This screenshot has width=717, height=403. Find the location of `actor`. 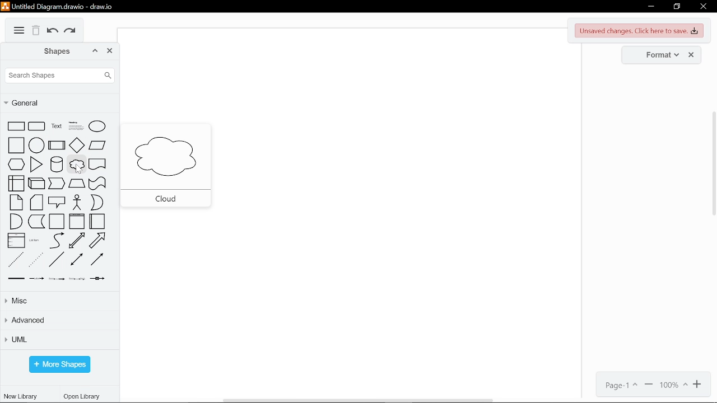

actor is located at coordinates (77, 203).